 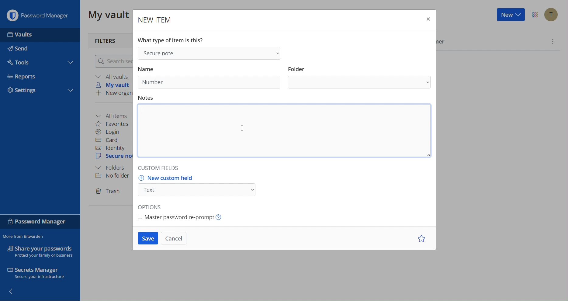 I want to click on Cancel, so click(x=175, y=239).